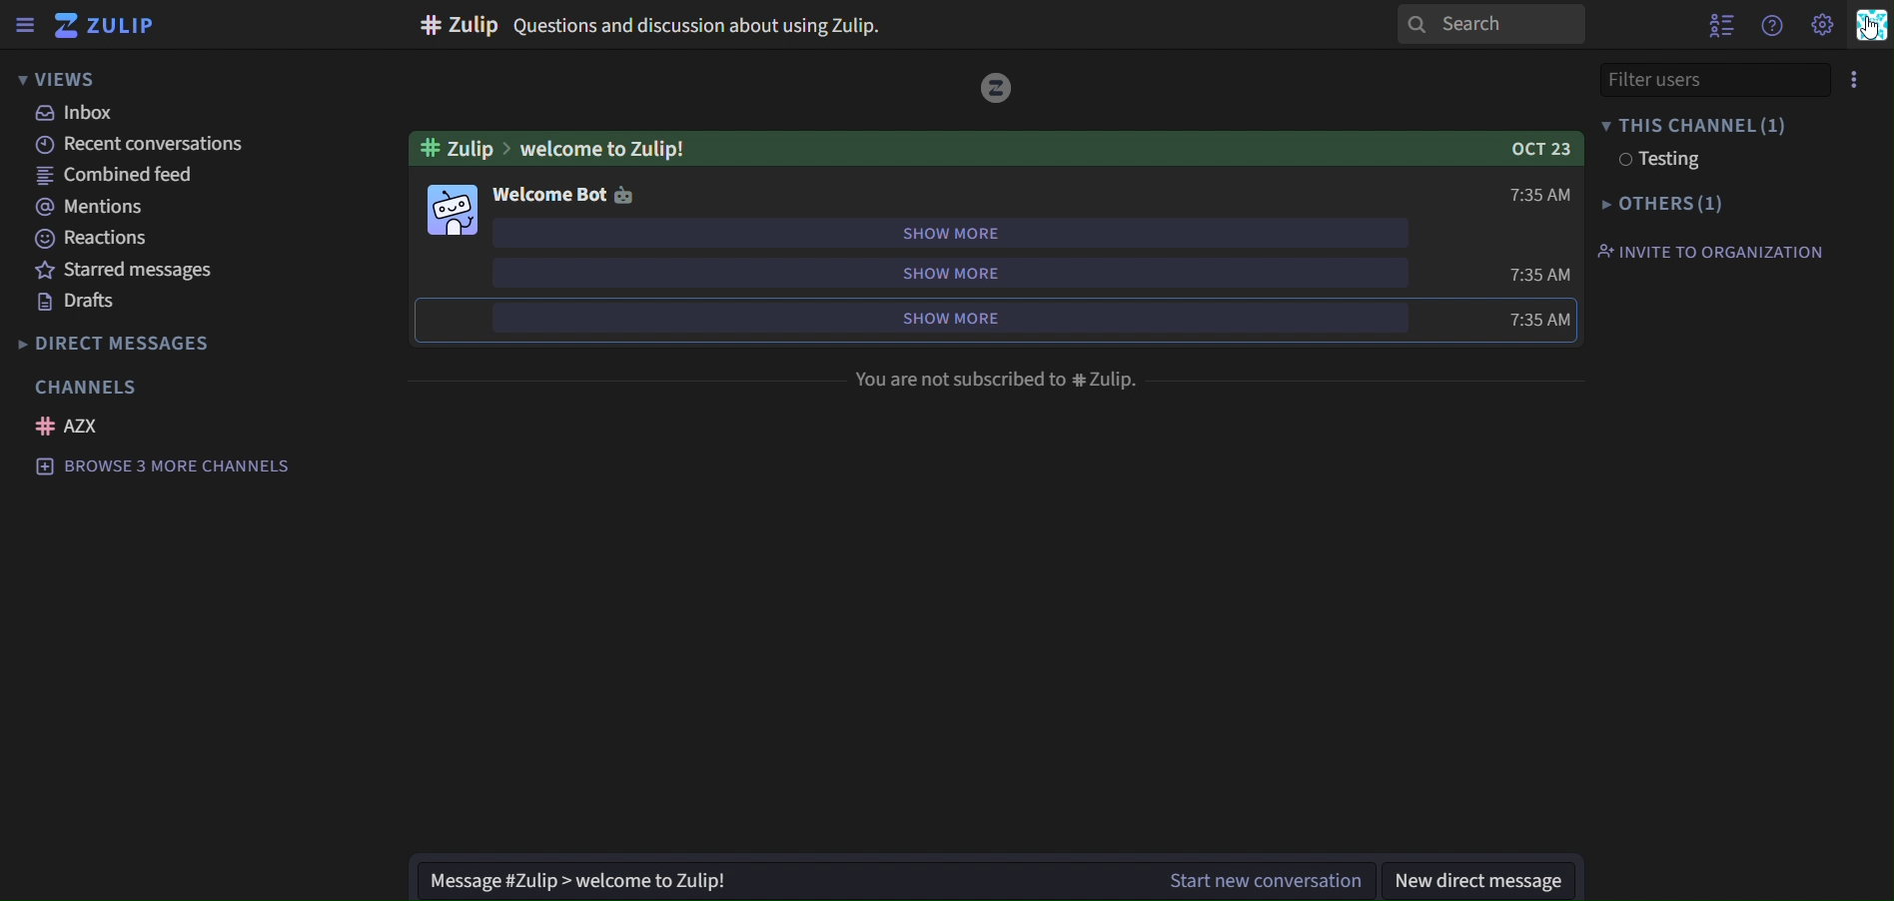  Describe the element at coordinates (1712, 252) in the screenshot. I see `invite to organization` at that location.